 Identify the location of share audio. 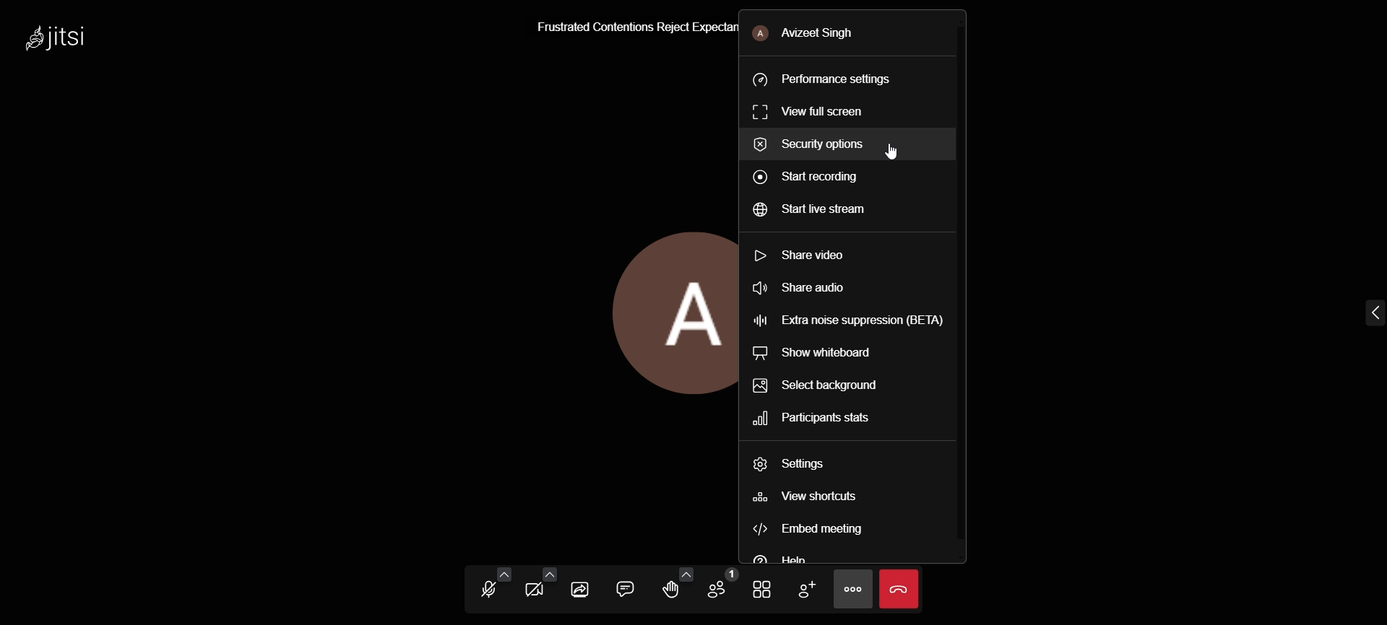
(807, 285).